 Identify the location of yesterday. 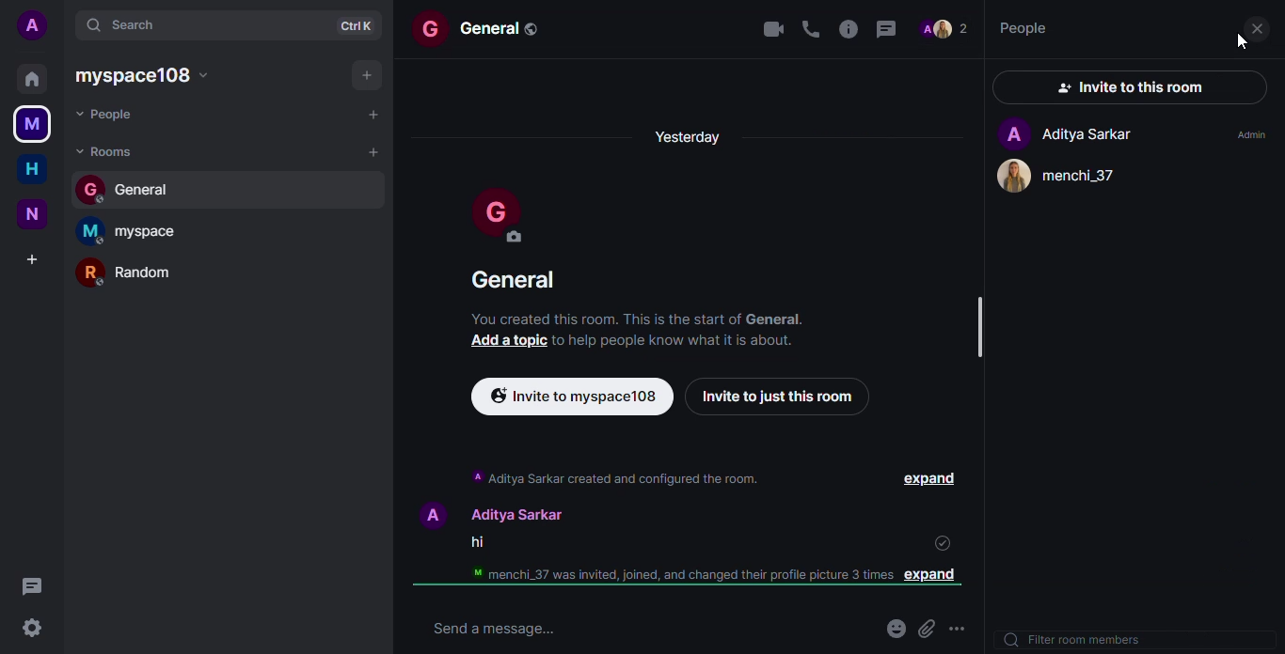
(694, 143).